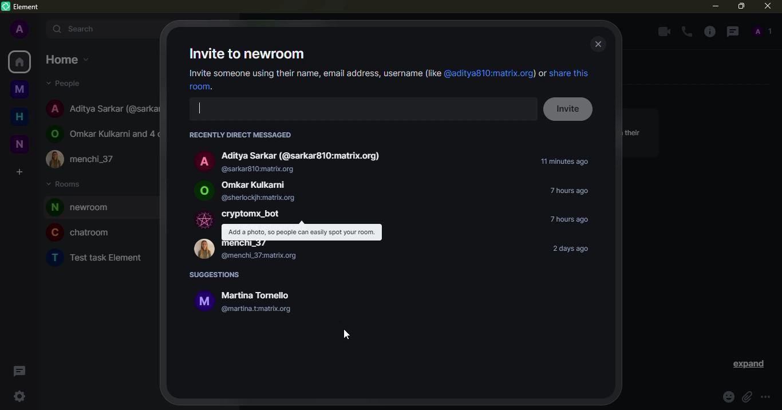 The image size is (782, 410). Describe the element at coordinates (301, 232) in the screenshot. I see `Add a photo, so people can easily spot your room.` at that location.